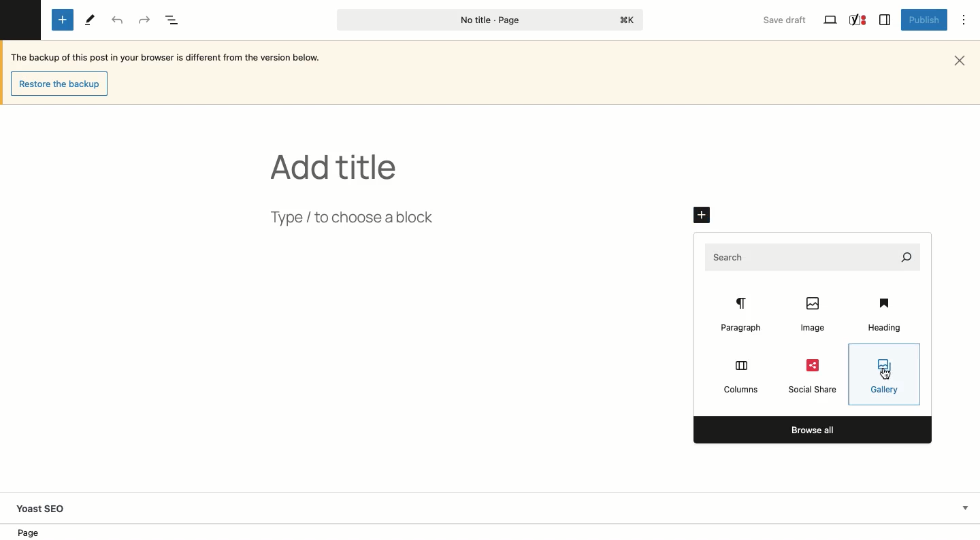  What do you see at coordinates (338, 167) in the screenshot?
I see `Title` at bounding box center [338, 167].